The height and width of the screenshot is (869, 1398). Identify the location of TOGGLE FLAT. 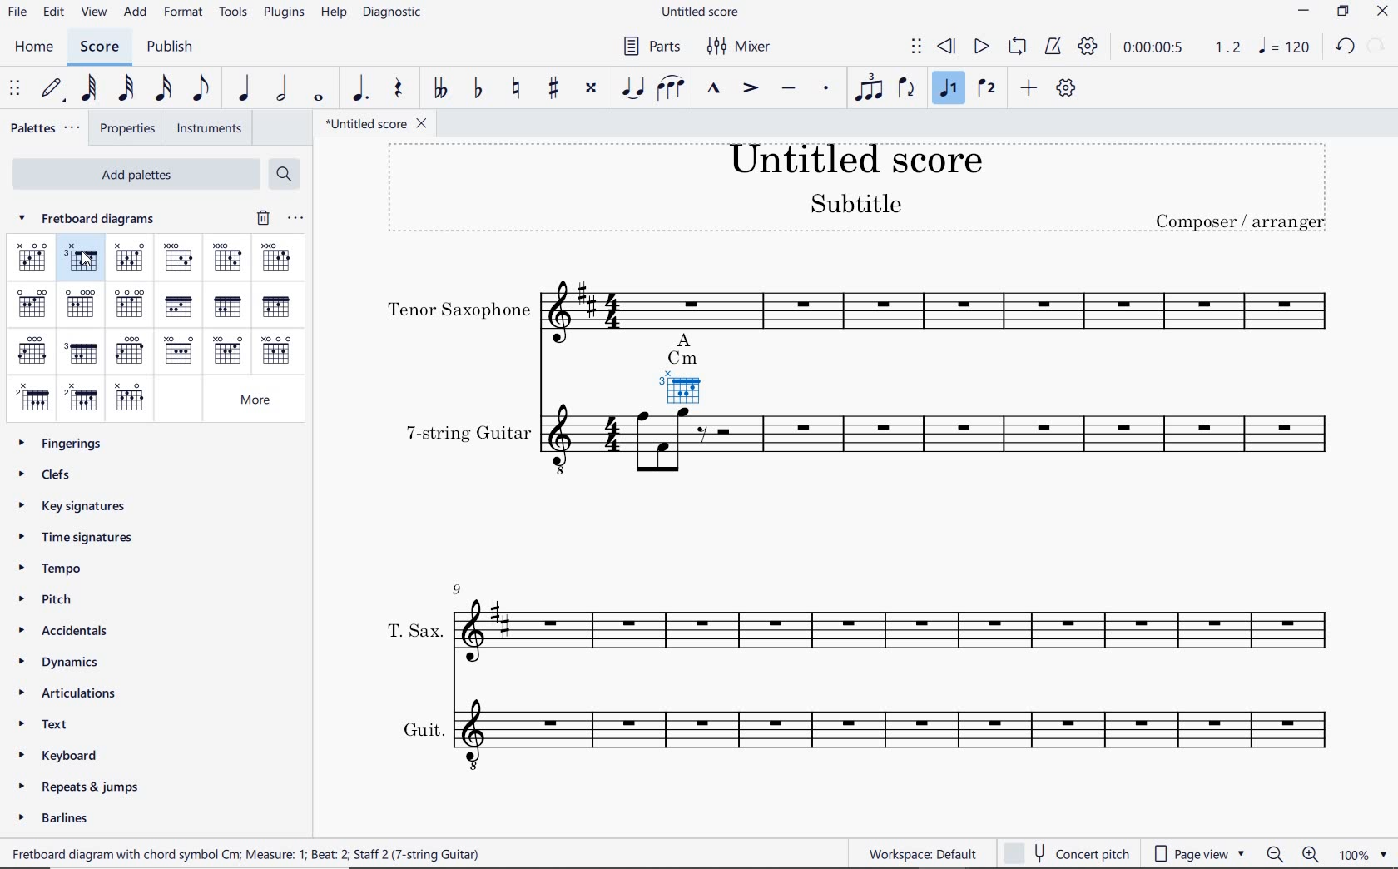
(476, 89).